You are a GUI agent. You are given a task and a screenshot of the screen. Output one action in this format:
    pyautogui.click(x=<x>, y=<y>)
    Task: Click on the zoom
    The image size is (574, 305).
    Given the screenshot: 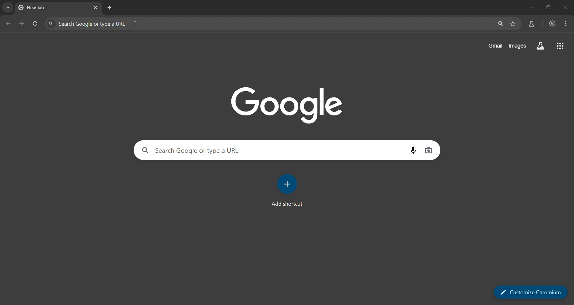 What is the action you would take?
    pyautogui.click(x=500, y=24)
    